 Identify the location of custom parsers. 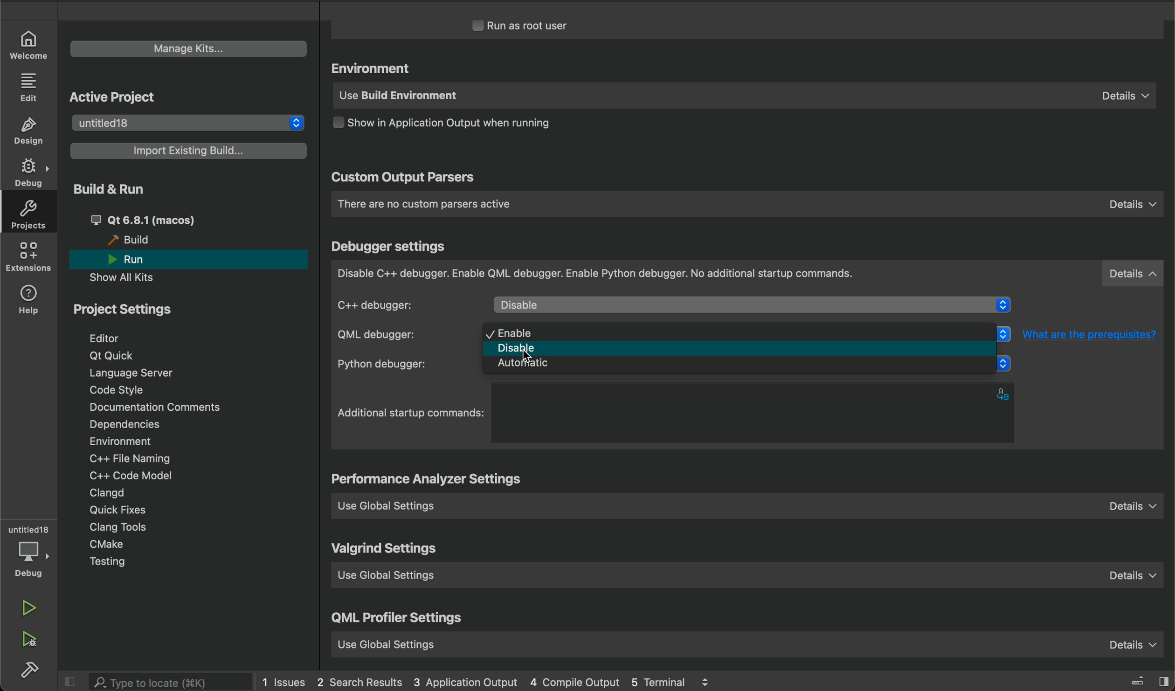
(746, 204).